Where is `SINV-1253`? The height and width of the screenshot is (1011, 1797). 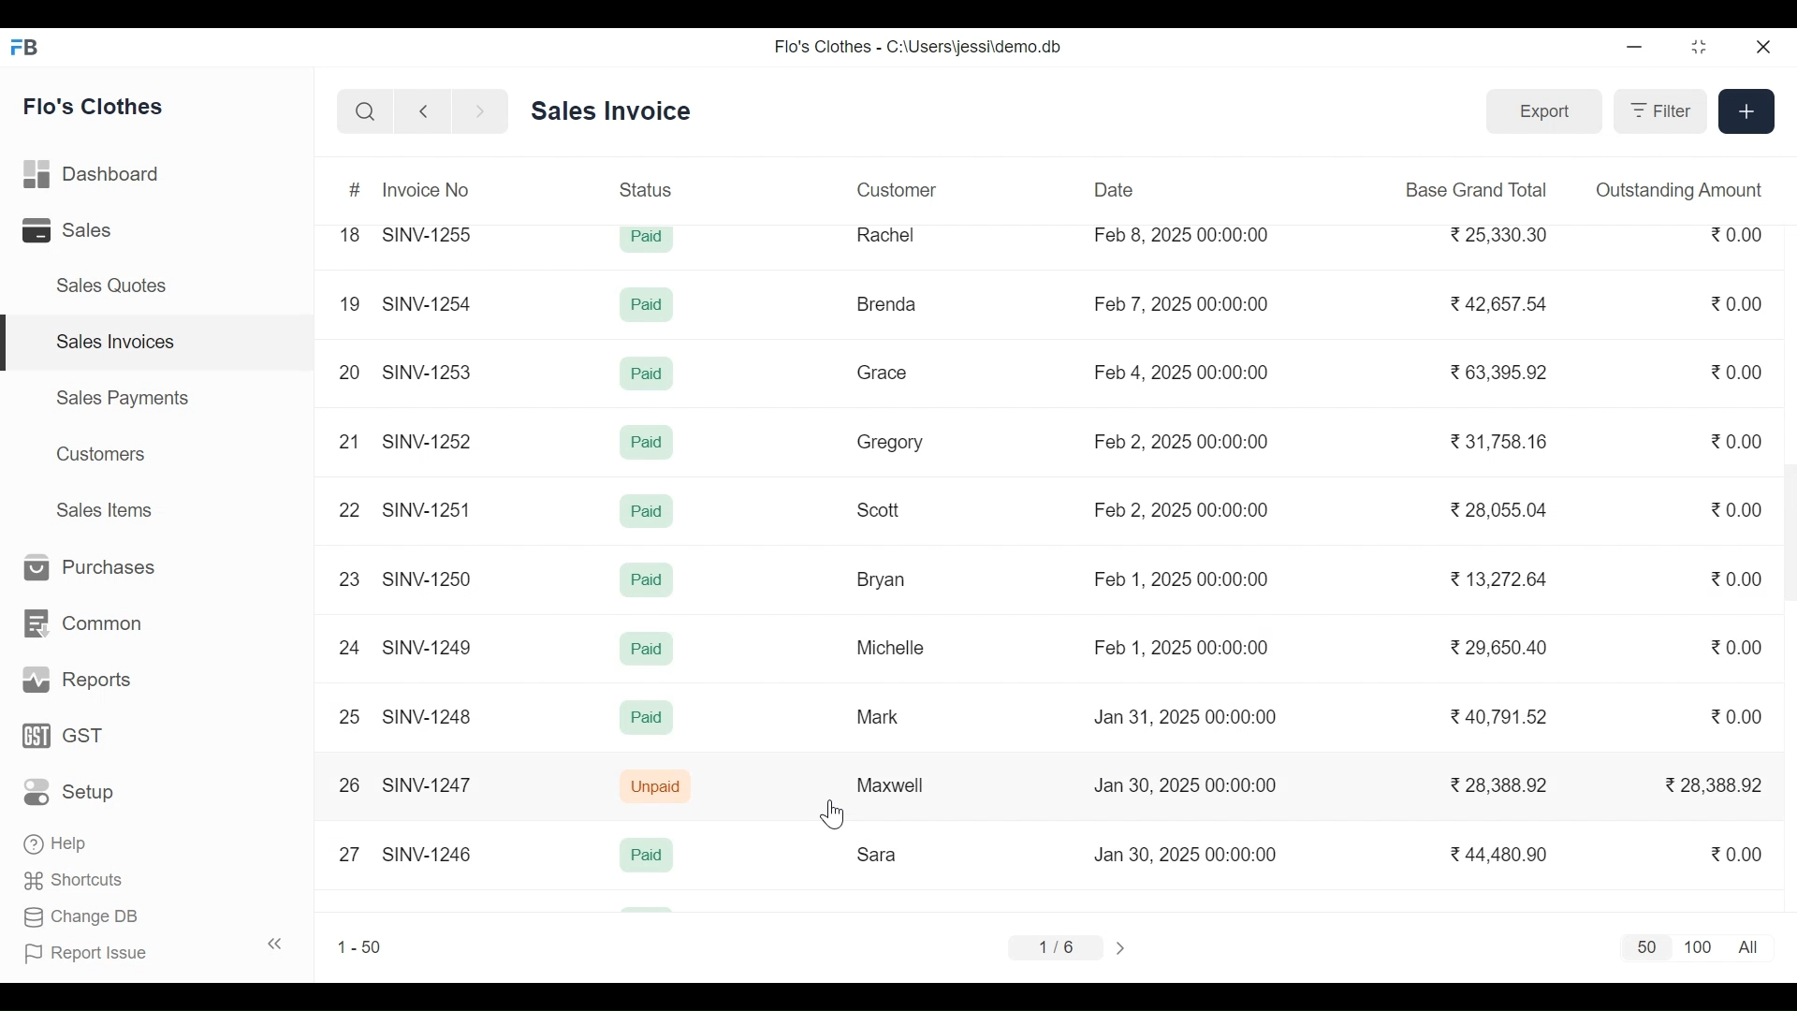 SINV-1253 is located at coordinates (430, 370).